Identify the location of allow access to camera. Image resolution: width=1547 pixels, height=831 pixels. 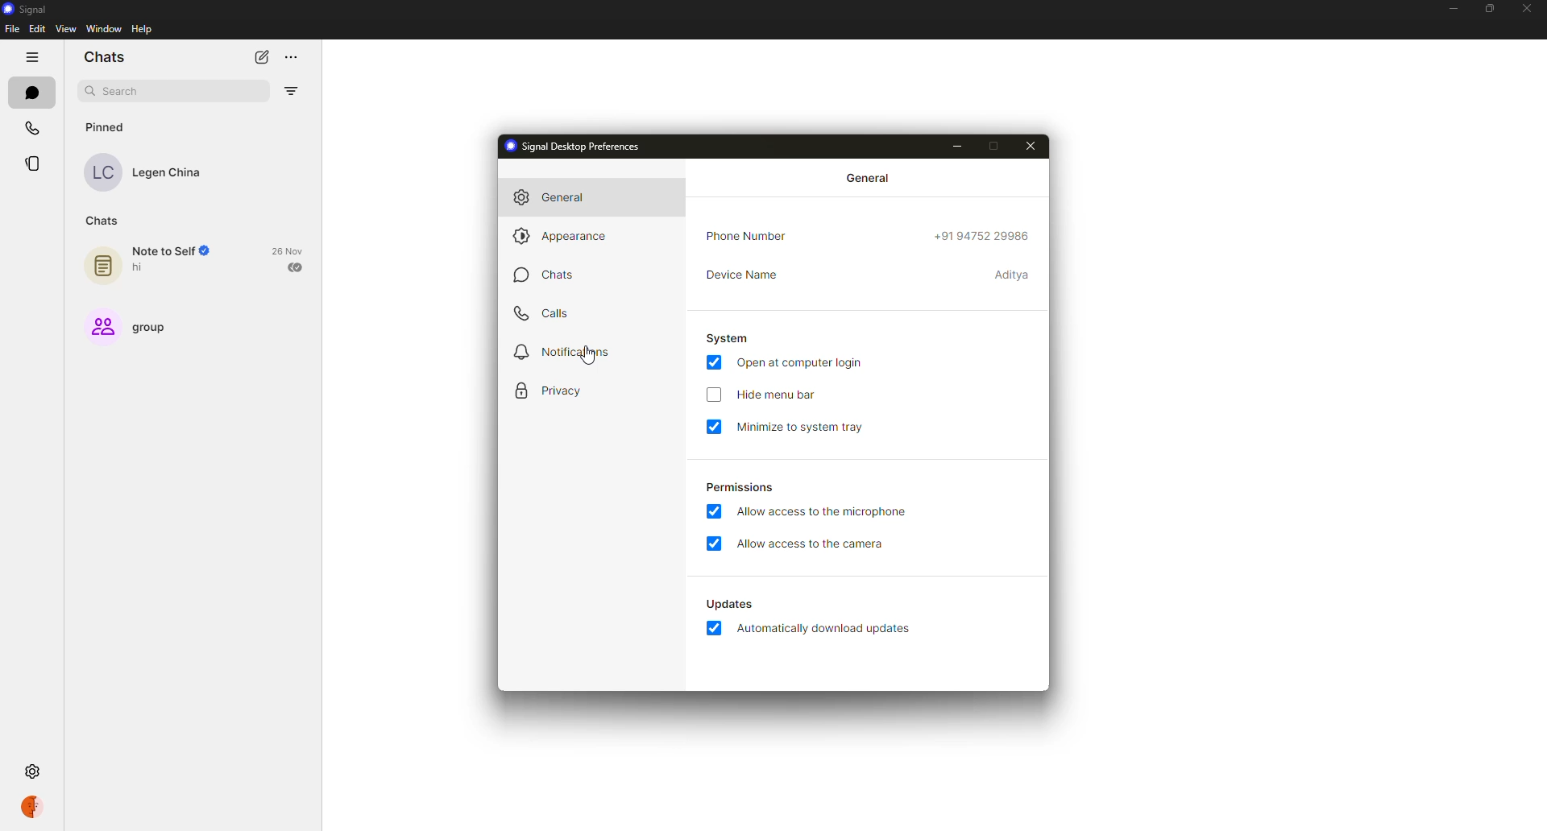
(811, 545).